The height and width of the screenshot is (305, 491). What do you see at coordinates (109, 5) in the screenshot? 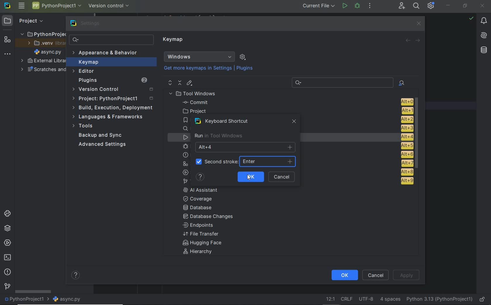
I see `version control` at bounding box center [109, 5].